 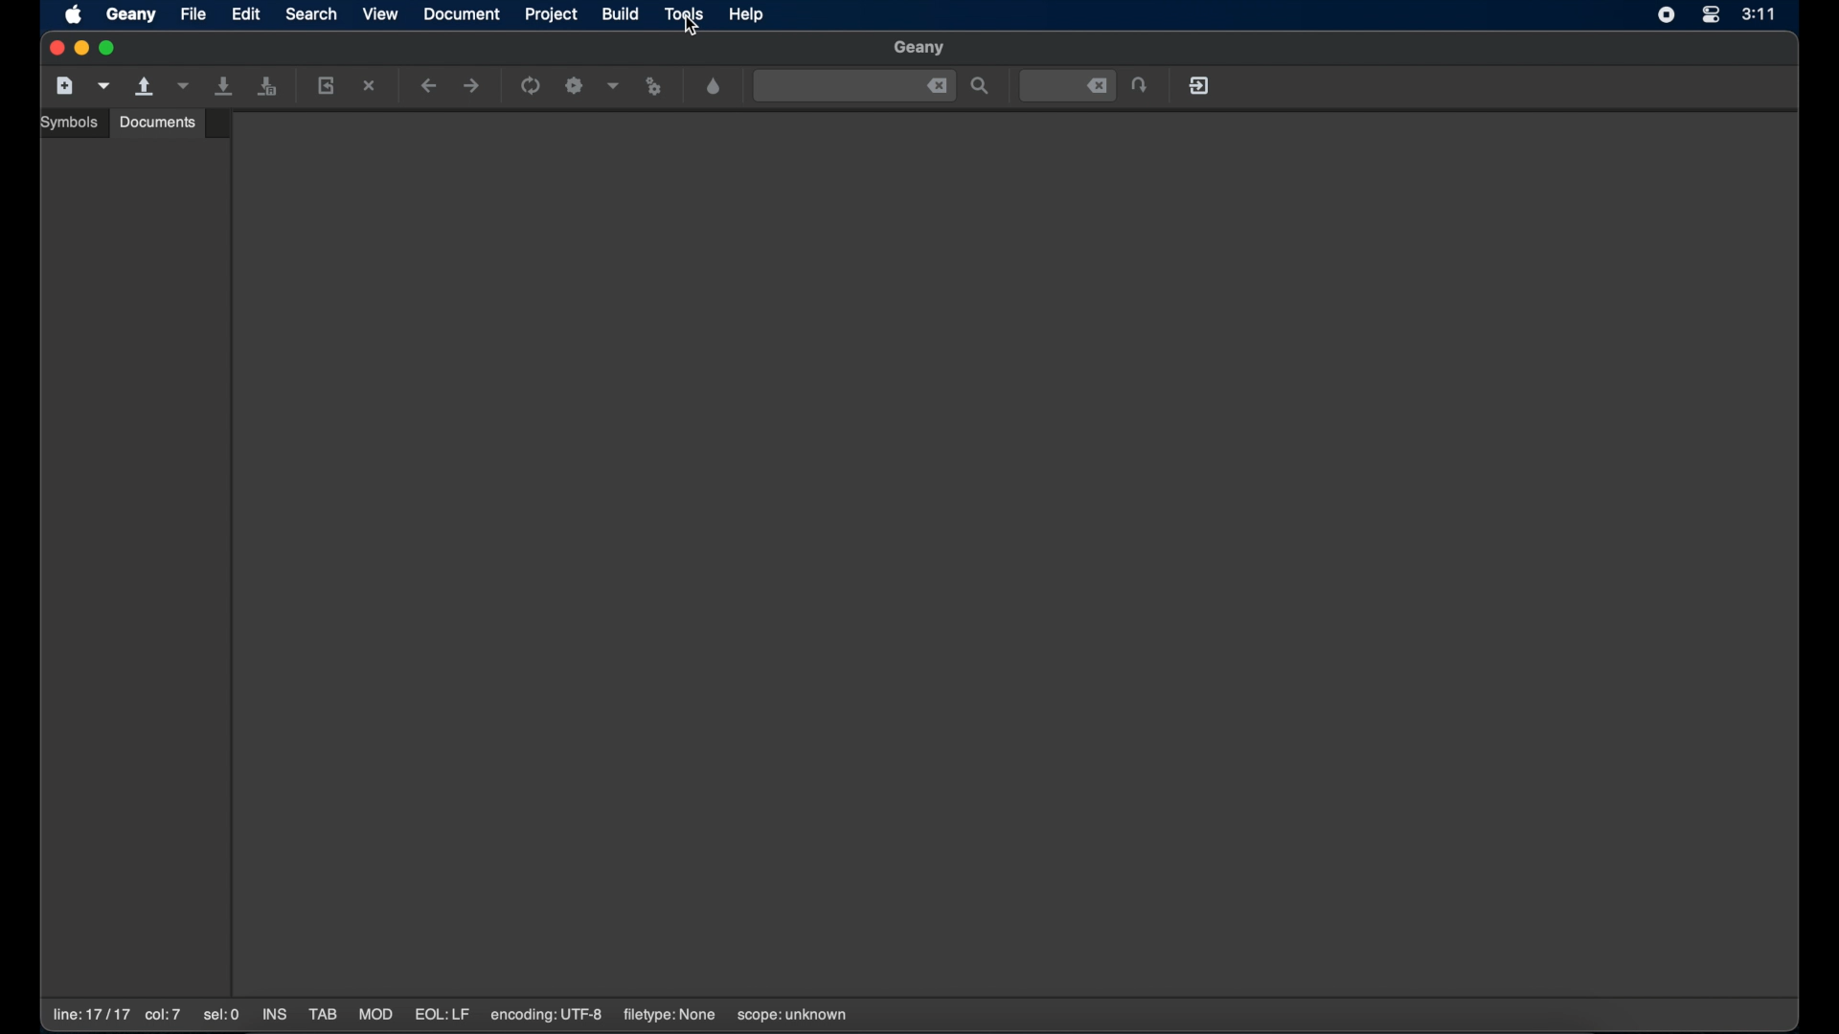 I want to click on run or view the current file file, so click(x=657, y=87).